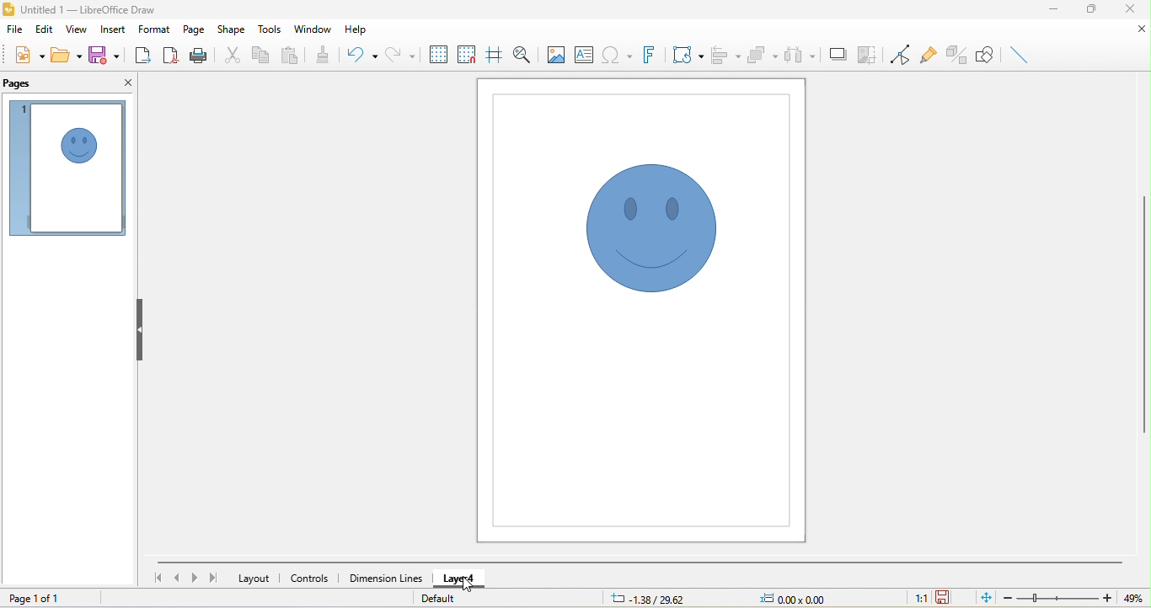  Describe the element at coordinates (199, 55) in the screenshot. I see `print` at that location.